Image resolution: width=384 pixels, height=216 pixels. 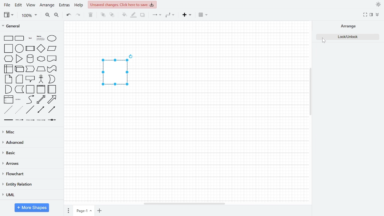 I want to click on card, so click(x=19, y=79).